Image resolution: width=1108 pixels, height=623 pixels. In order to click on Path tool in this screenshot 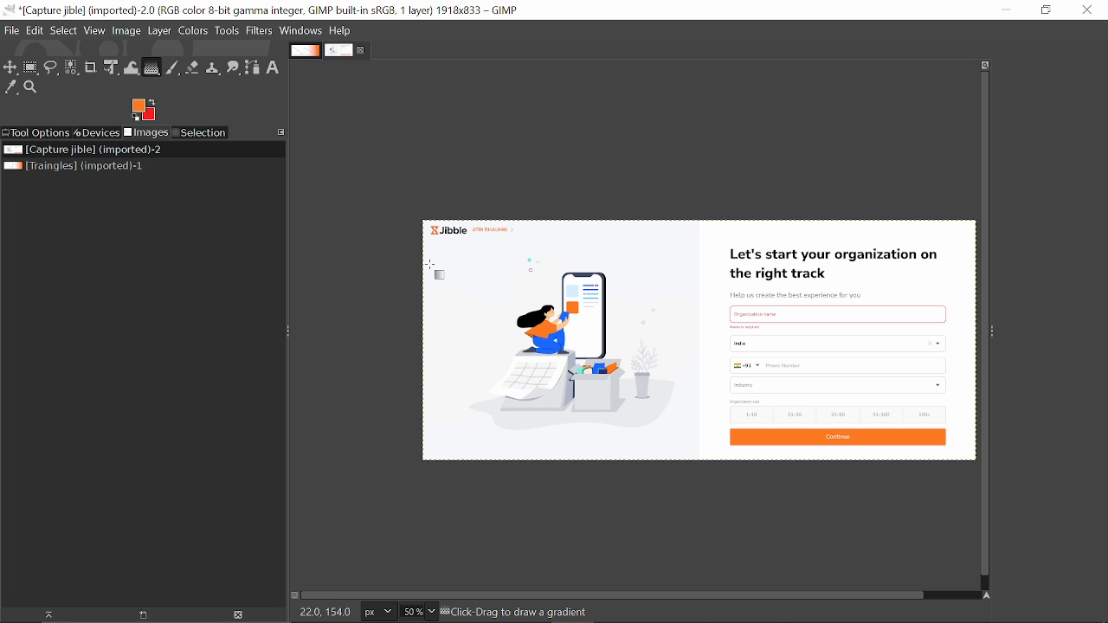, I will do `click(252, 67)`.